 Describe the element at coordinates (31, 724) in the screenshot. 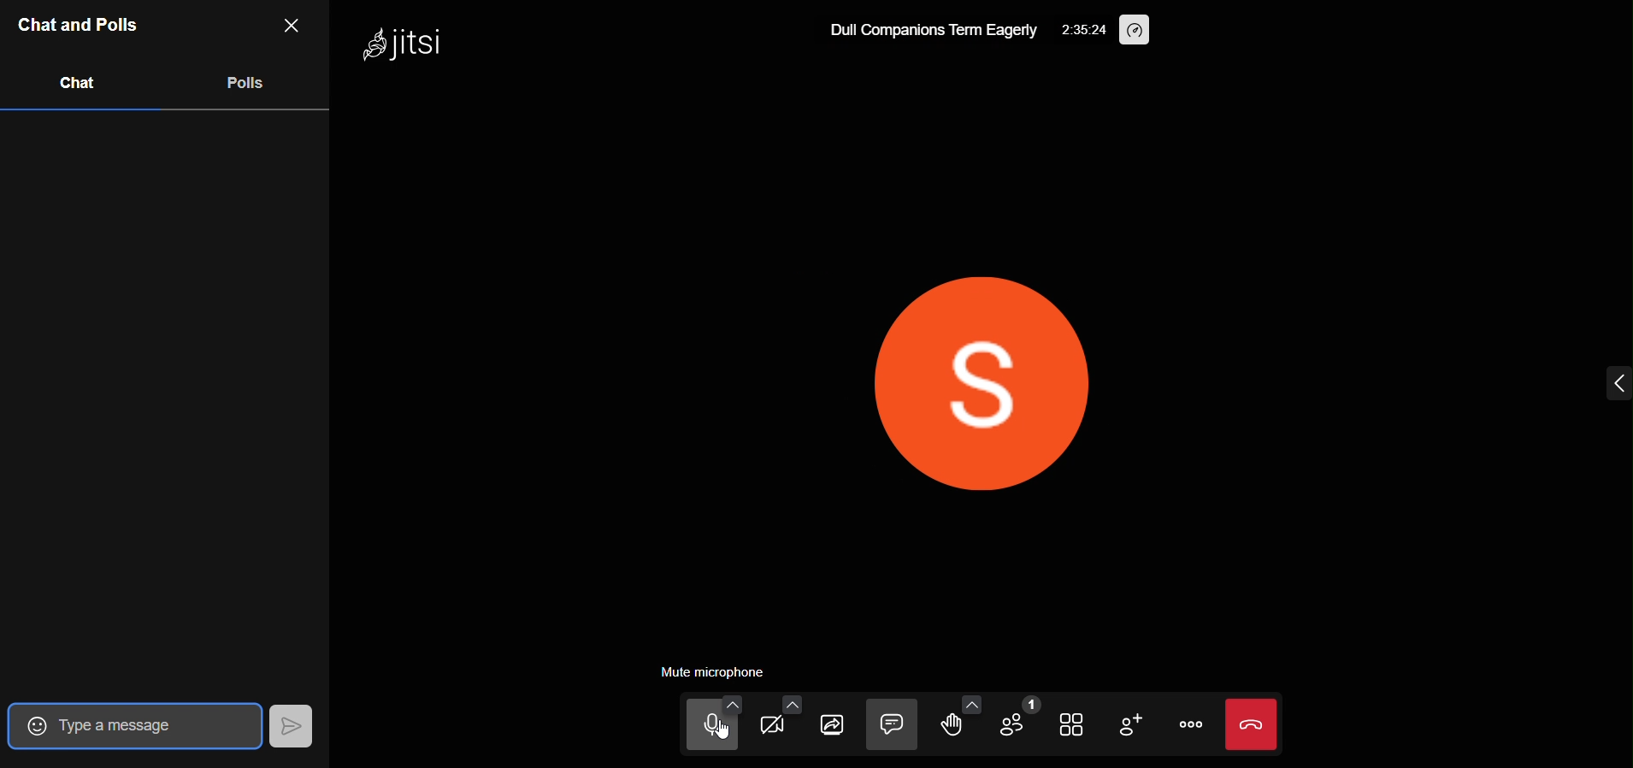

I see `emoji` at that location.